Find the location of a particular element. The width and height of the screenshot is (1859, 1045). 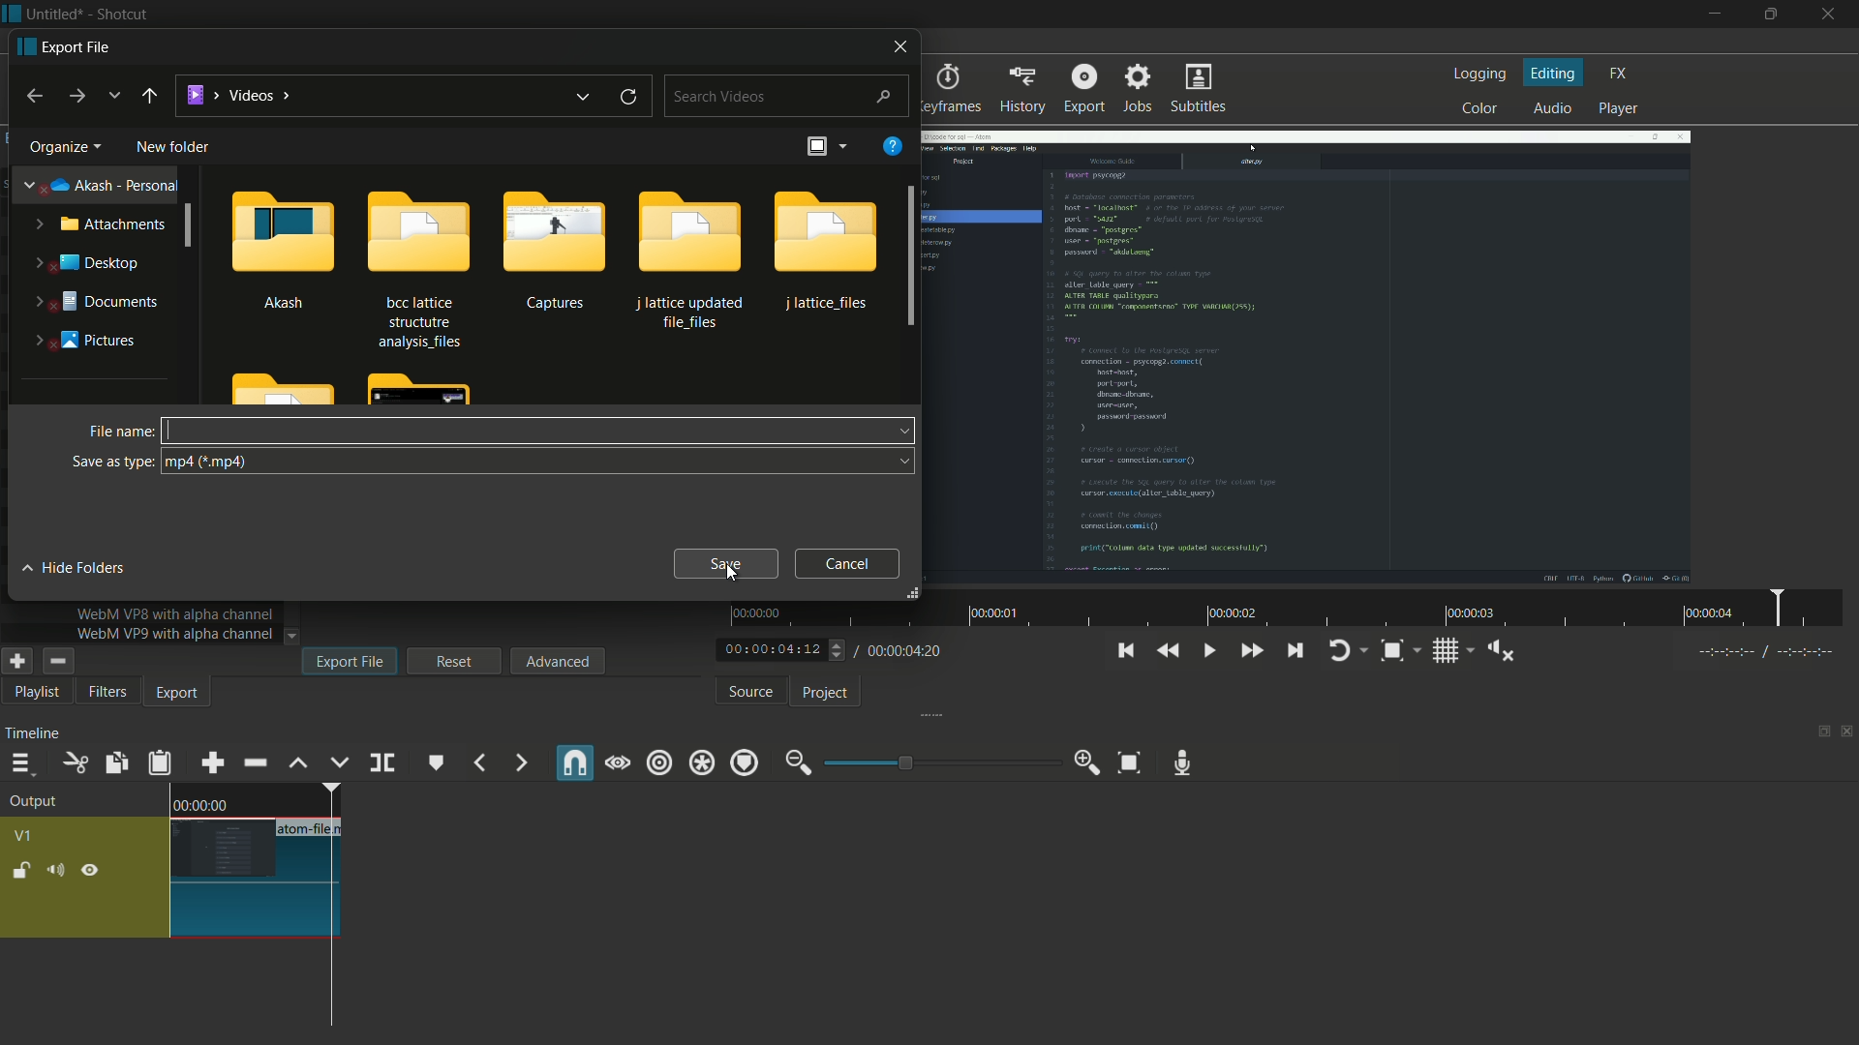

quickly play backward is located at coordinates (1170, 648).